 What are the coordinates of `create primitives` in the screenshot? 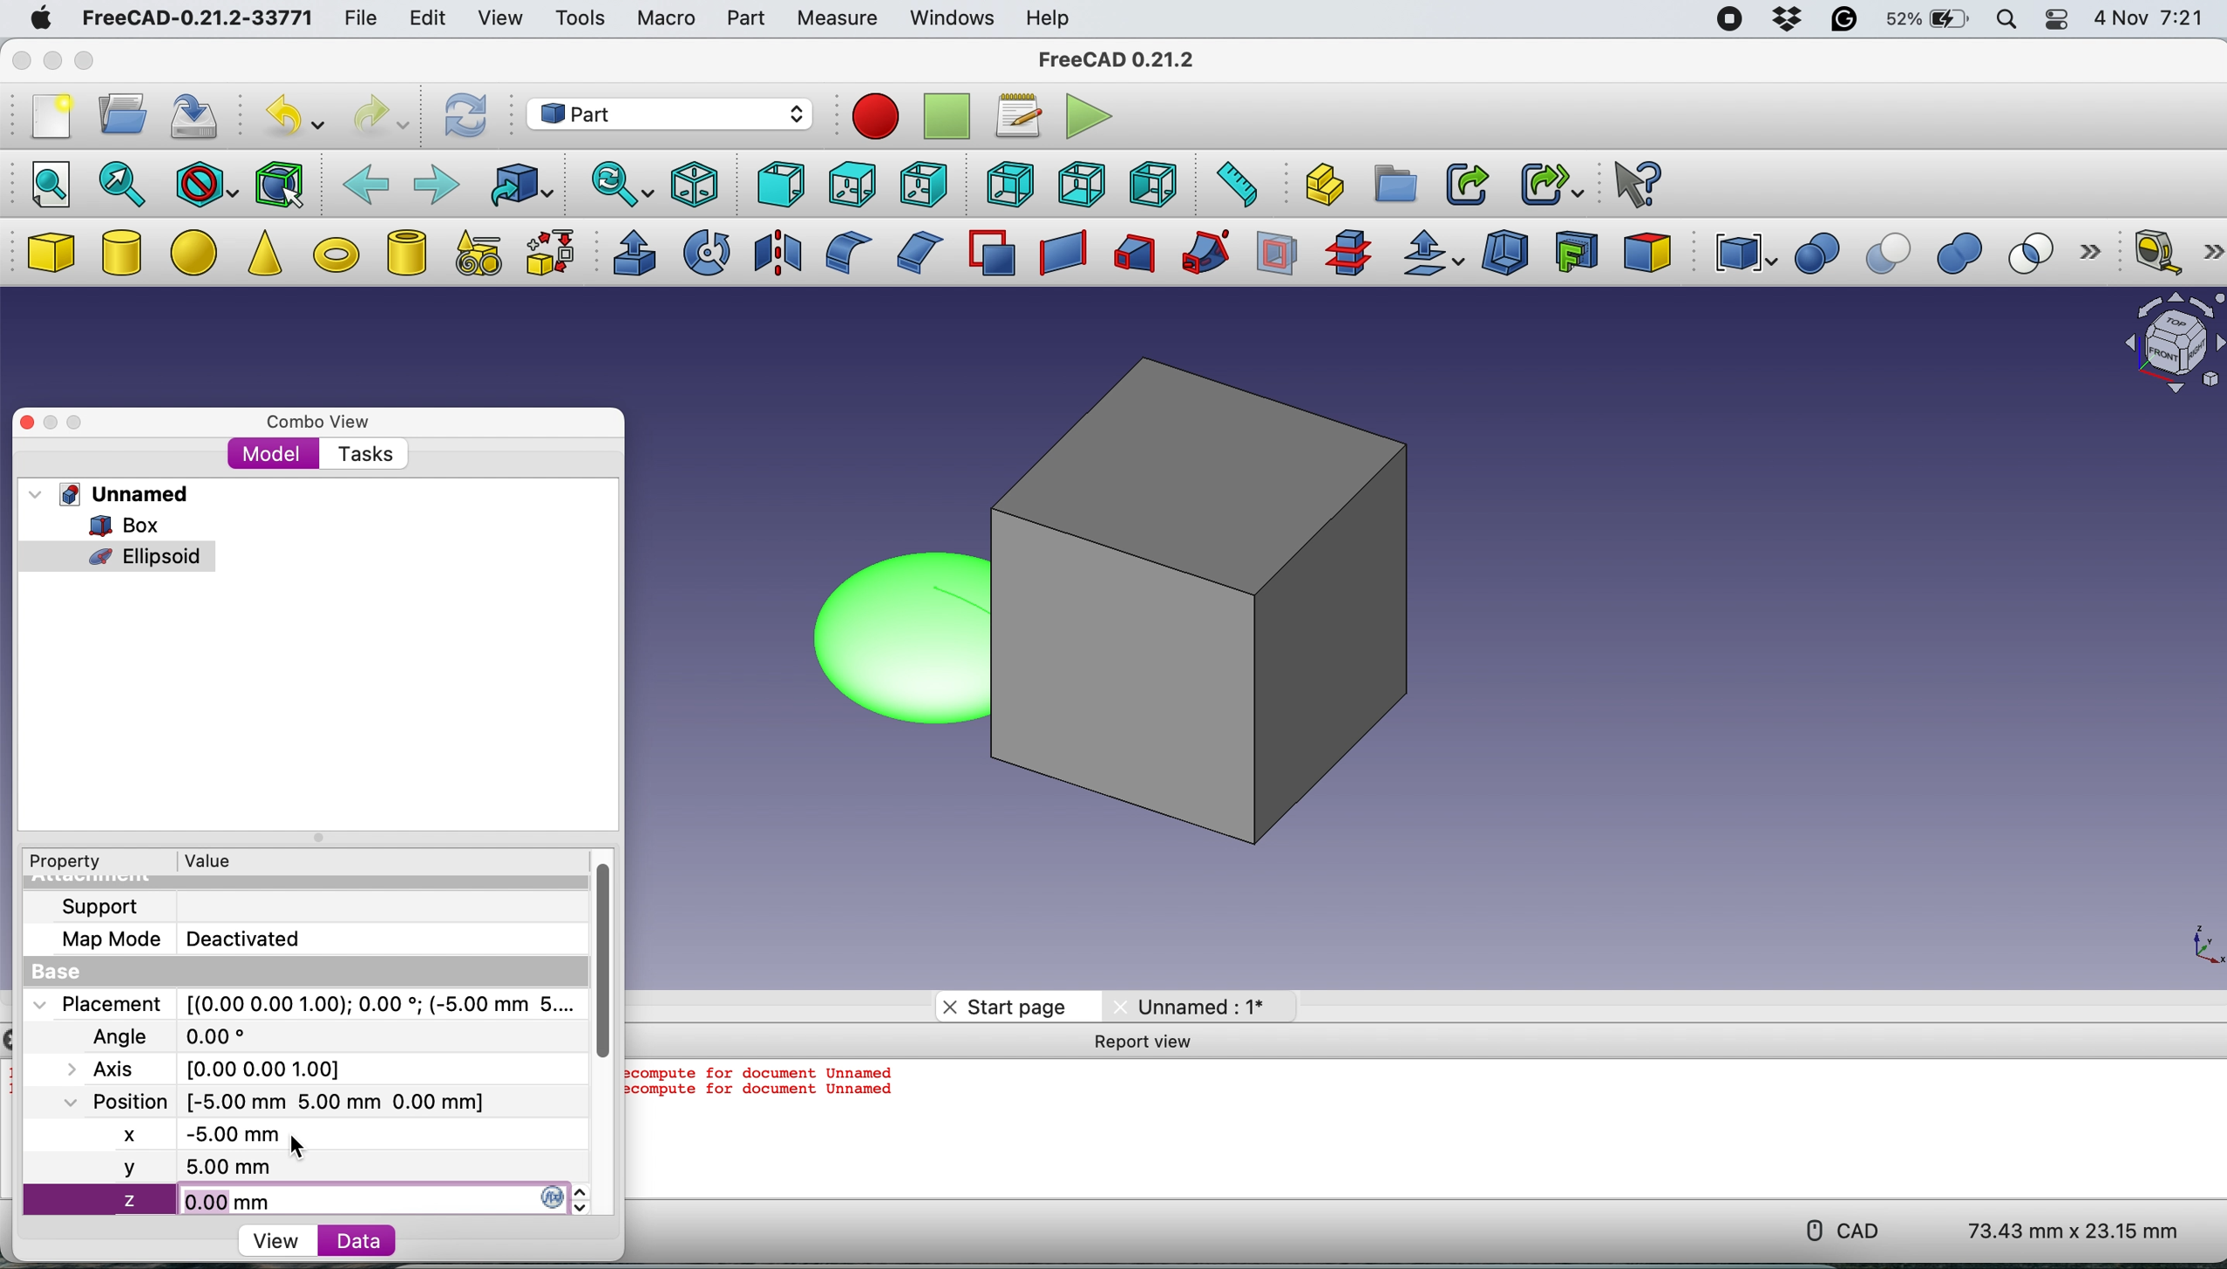 It's located at (473, 254).